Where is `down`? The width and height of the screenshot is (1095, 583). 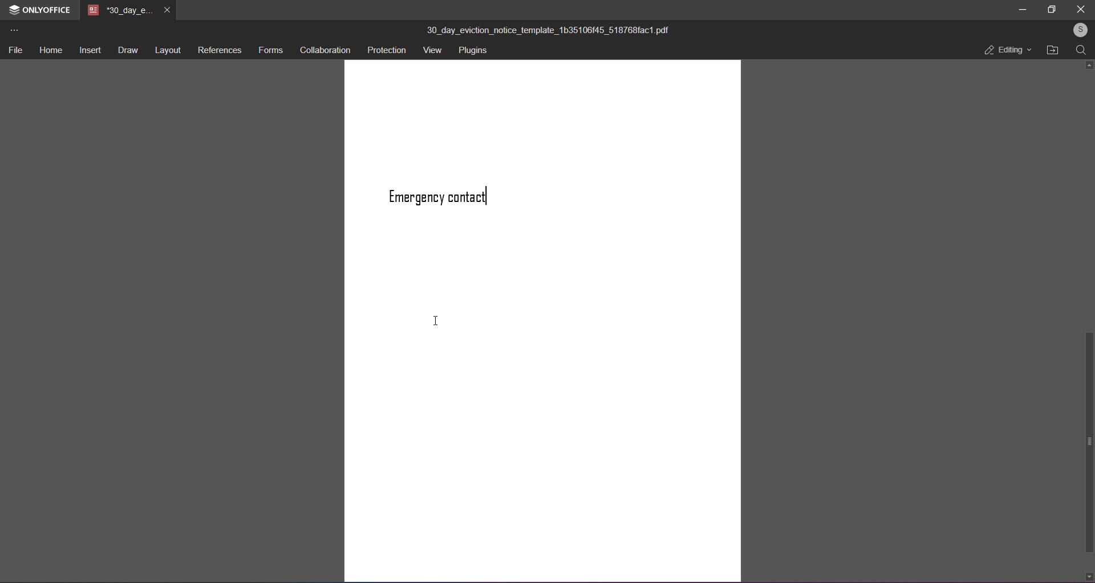
down is located at coordinates (1088, 575).